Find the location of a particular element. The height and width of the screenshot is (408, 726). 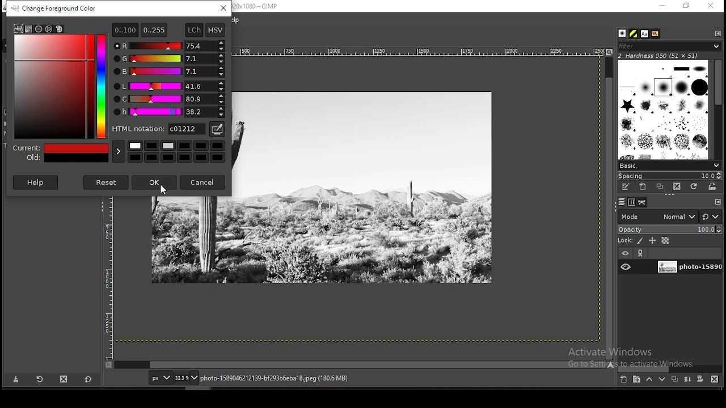

layers is located at coordinates (622, 202).